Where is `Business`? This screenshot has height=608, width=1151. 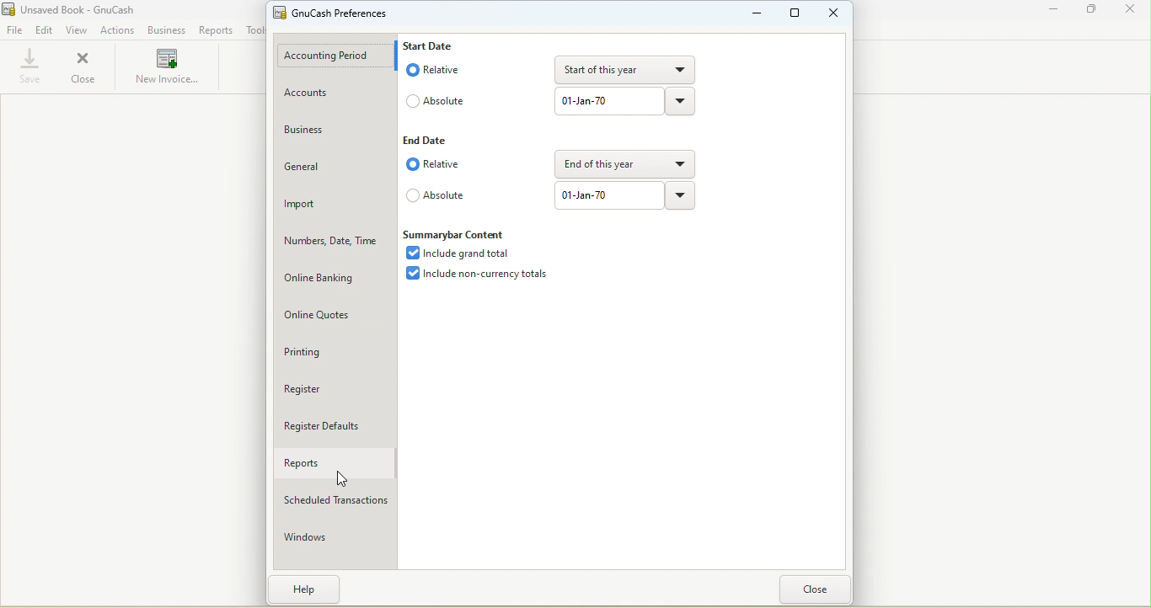 Business is located at coordinates (165, 31).